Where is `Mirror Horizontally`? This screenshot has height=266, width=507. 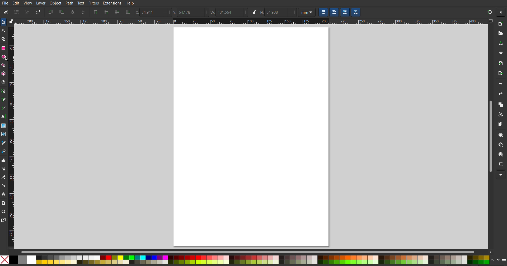
Mirror Horizontally is located at coordinates (83, 12).